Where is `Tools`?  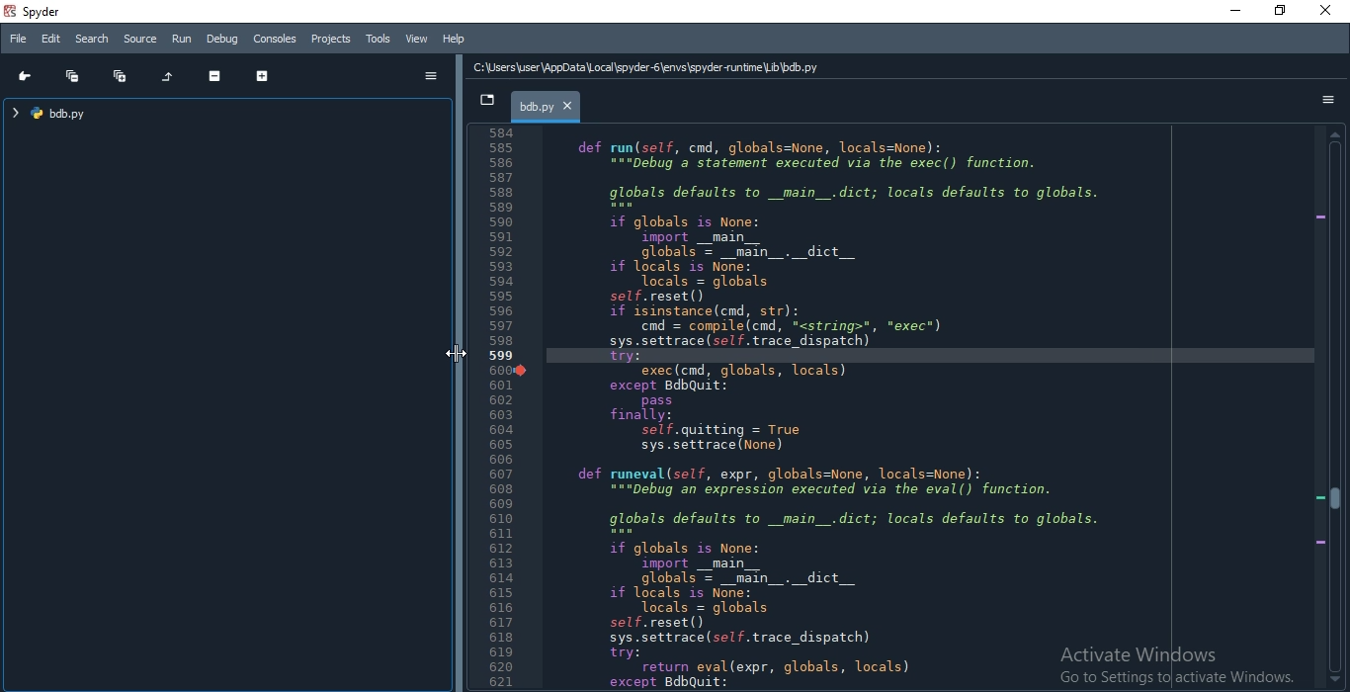 Tools is located at coordinates (379, 39).